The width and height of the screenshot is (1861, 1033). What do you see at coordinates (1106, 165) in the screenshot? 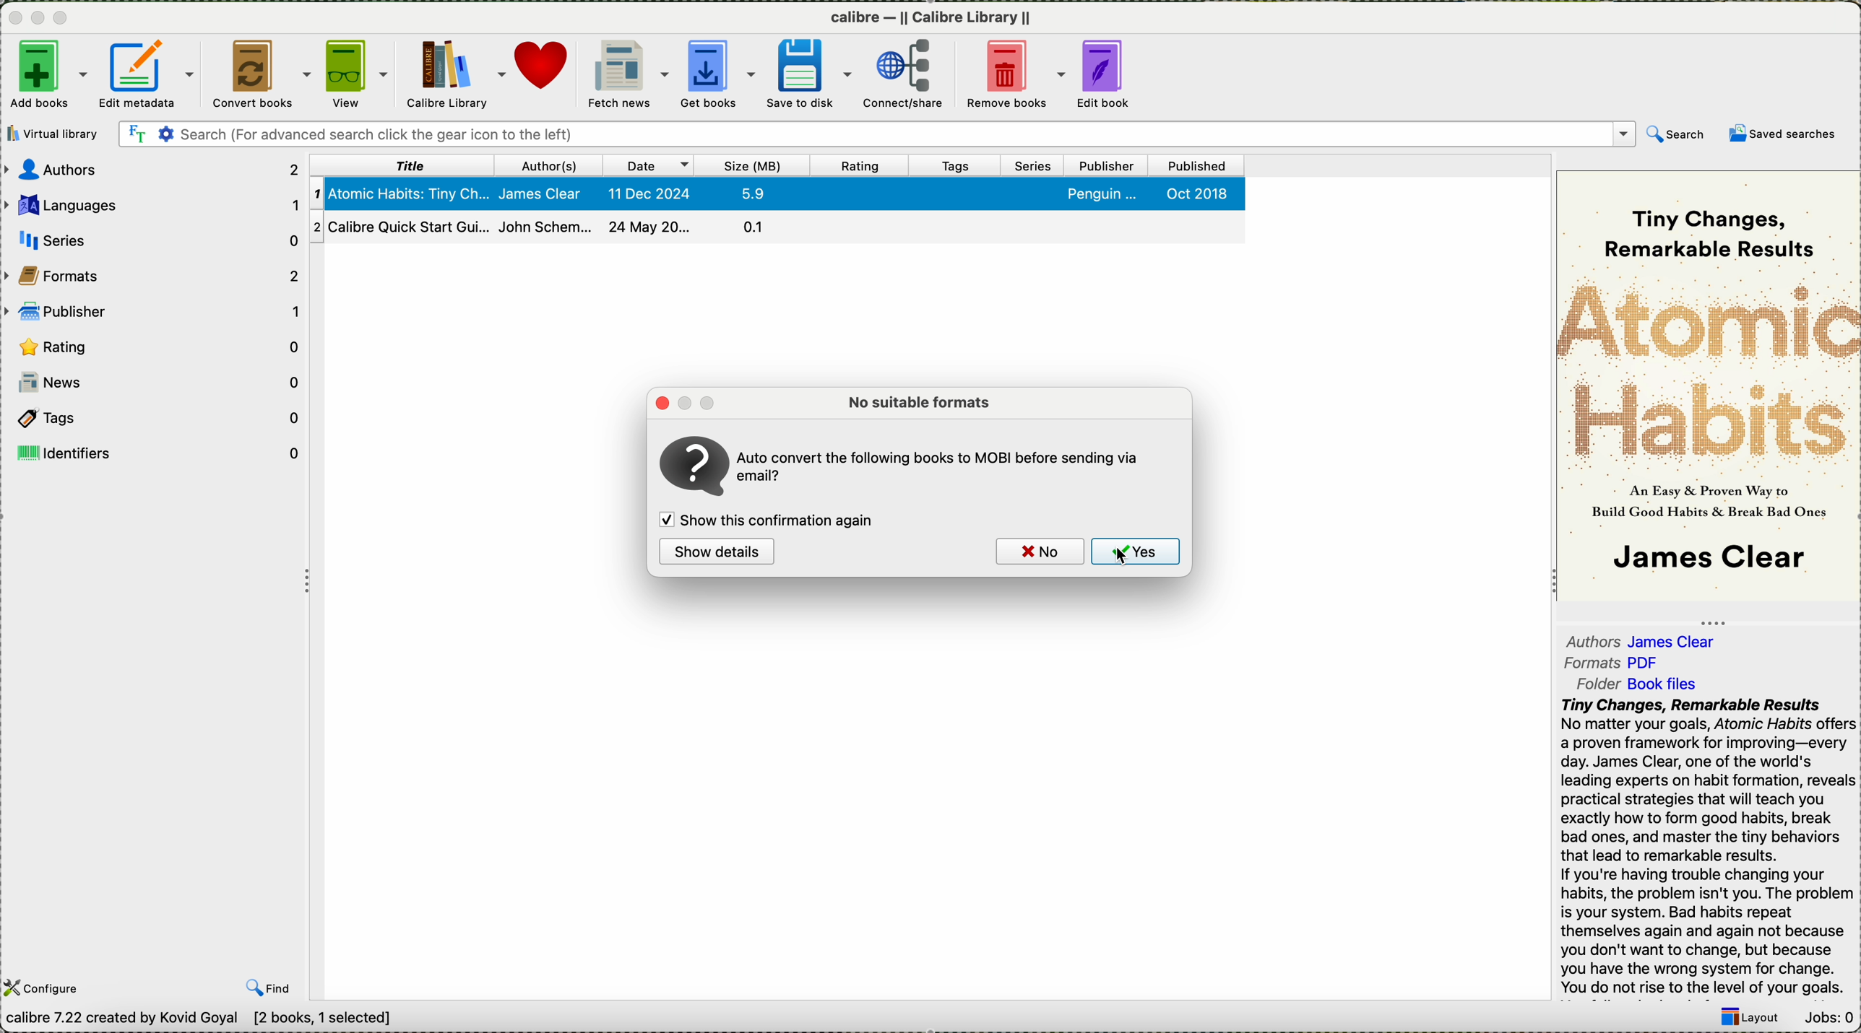
I see `publisher` at bounding box center [1106, 165].